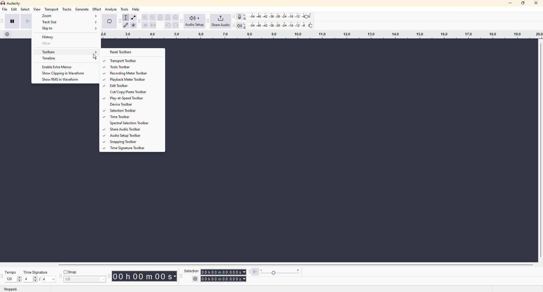 The image size is (543, 292). I want to click on recording meter toolbar, so click(126, 74).